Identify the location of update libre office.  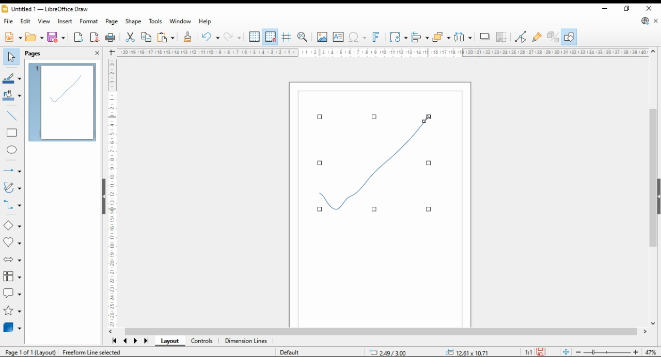
(644, 21).